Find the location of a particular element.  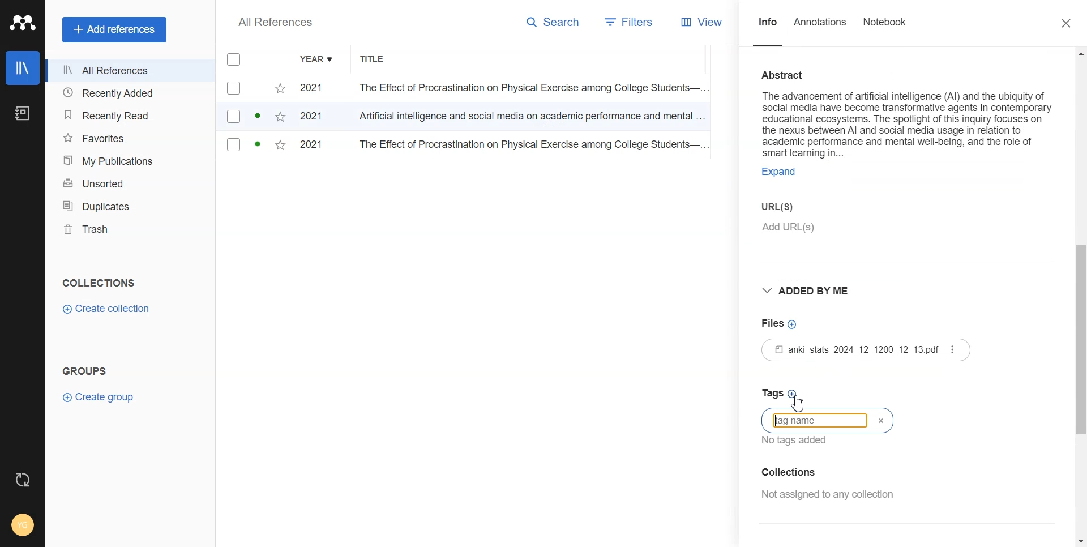

Account is located at coordinates (22, 525).